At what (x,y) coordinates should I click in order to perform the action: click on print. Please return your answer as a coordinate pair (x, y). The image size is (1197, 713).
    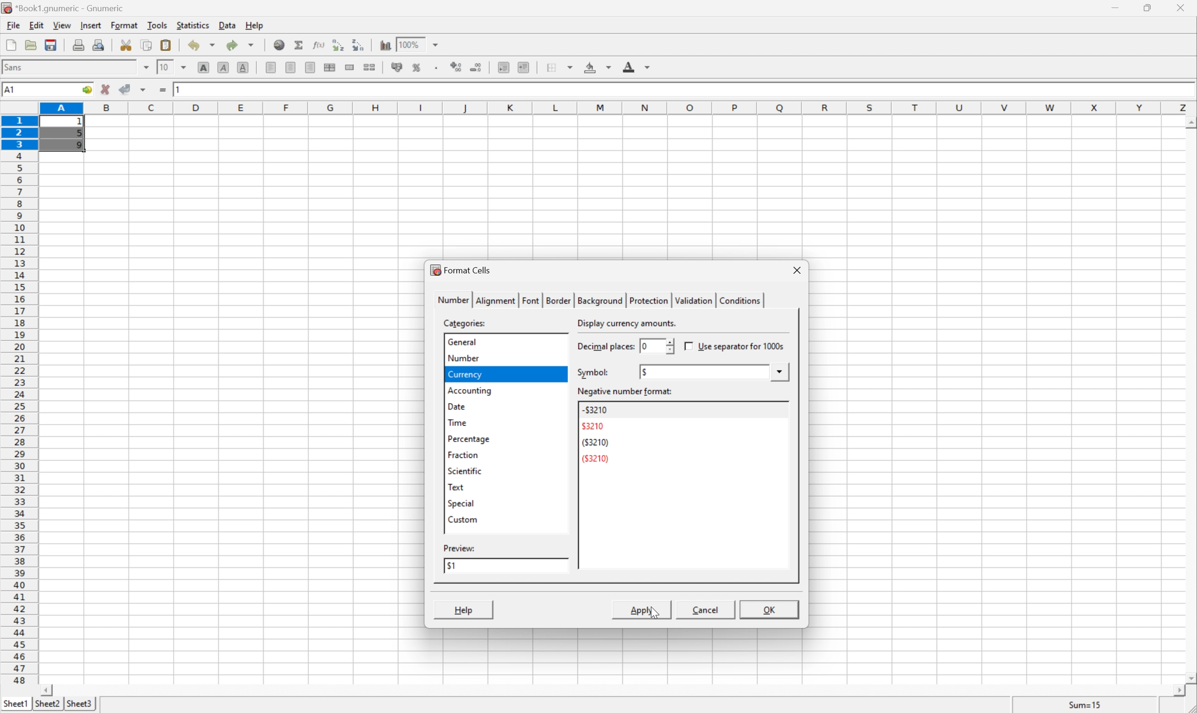
    Looking at the image, I should click on (77, 43).